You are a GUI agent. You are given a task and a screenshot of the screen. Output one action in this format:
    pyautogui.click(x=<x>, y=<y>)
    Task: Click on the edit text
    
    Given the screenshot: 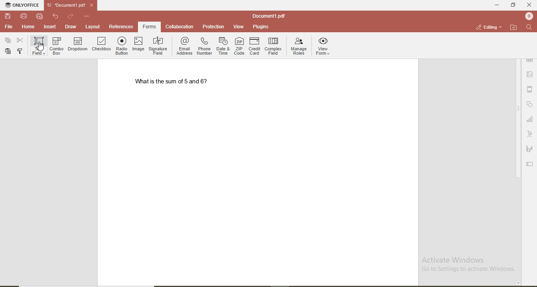 What is the action you would take?
    pyautogui.click(x=530, y=164)
    